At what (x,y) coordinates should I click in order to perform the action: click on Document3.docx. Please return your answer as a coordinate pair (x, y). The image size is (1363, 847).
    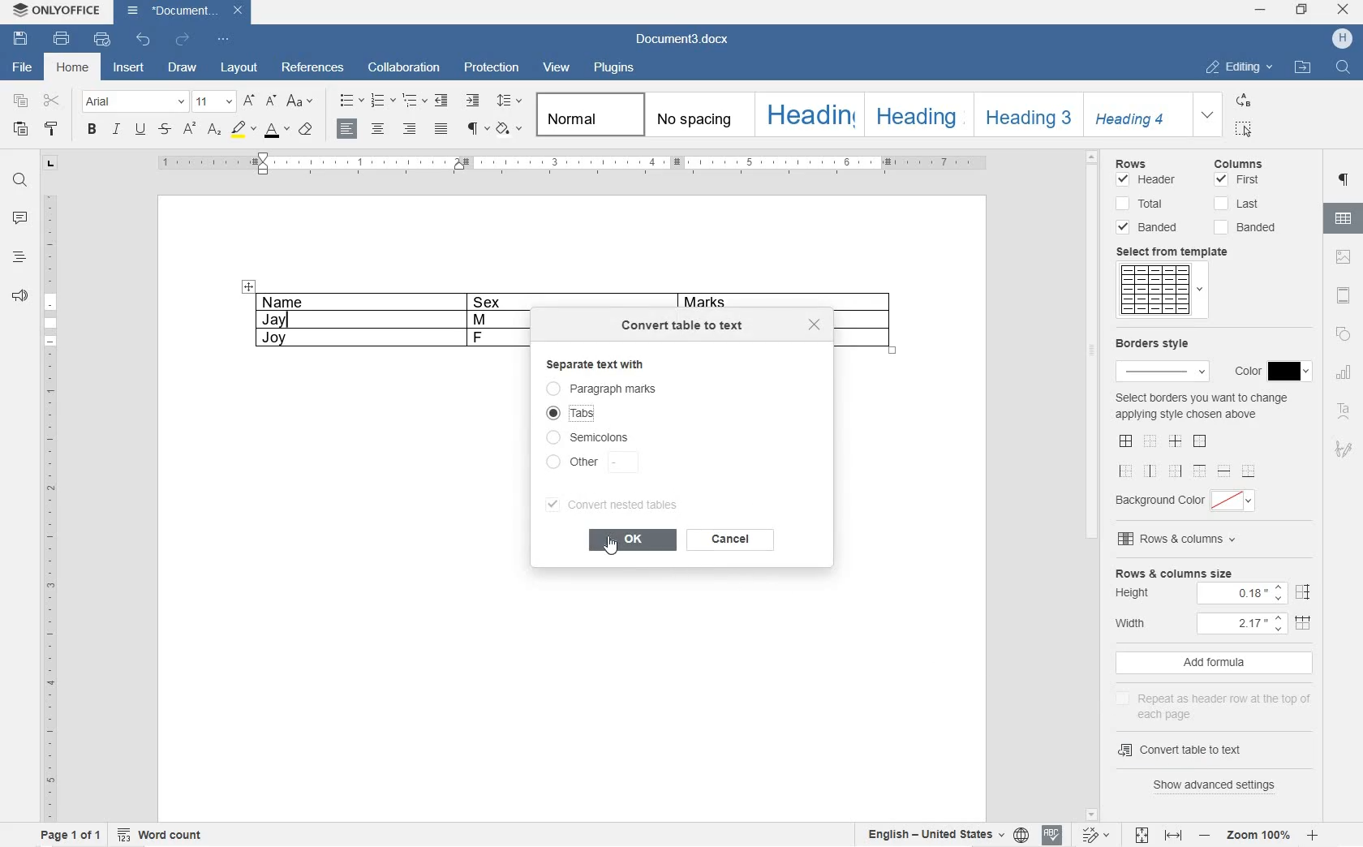
    Looking at the image, I should click on (688, 38).